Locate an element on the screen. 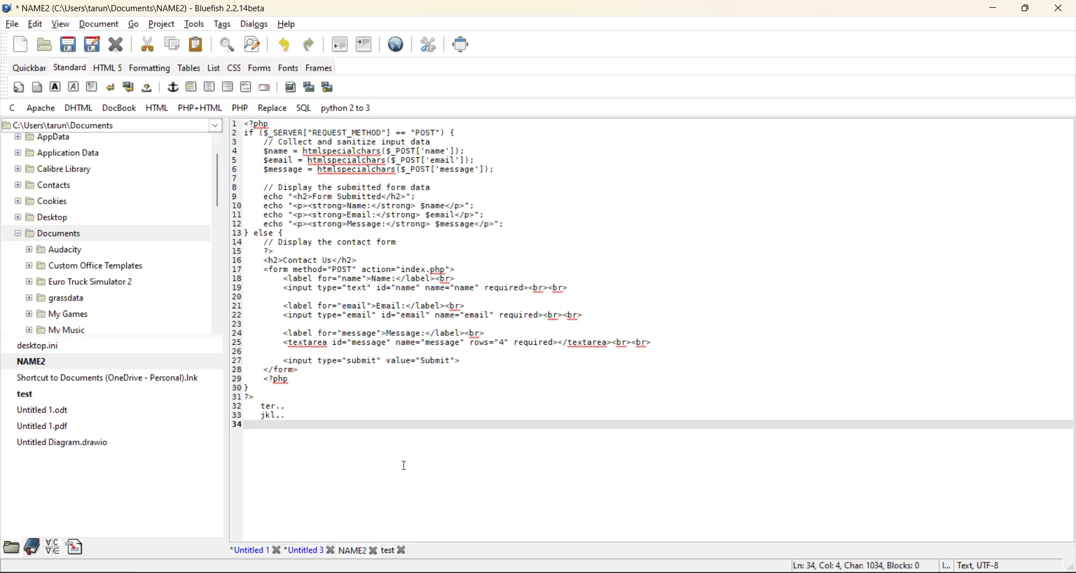 This screenshot has width=1076, height=573. file name and app name is located at coordinates (145, 9).